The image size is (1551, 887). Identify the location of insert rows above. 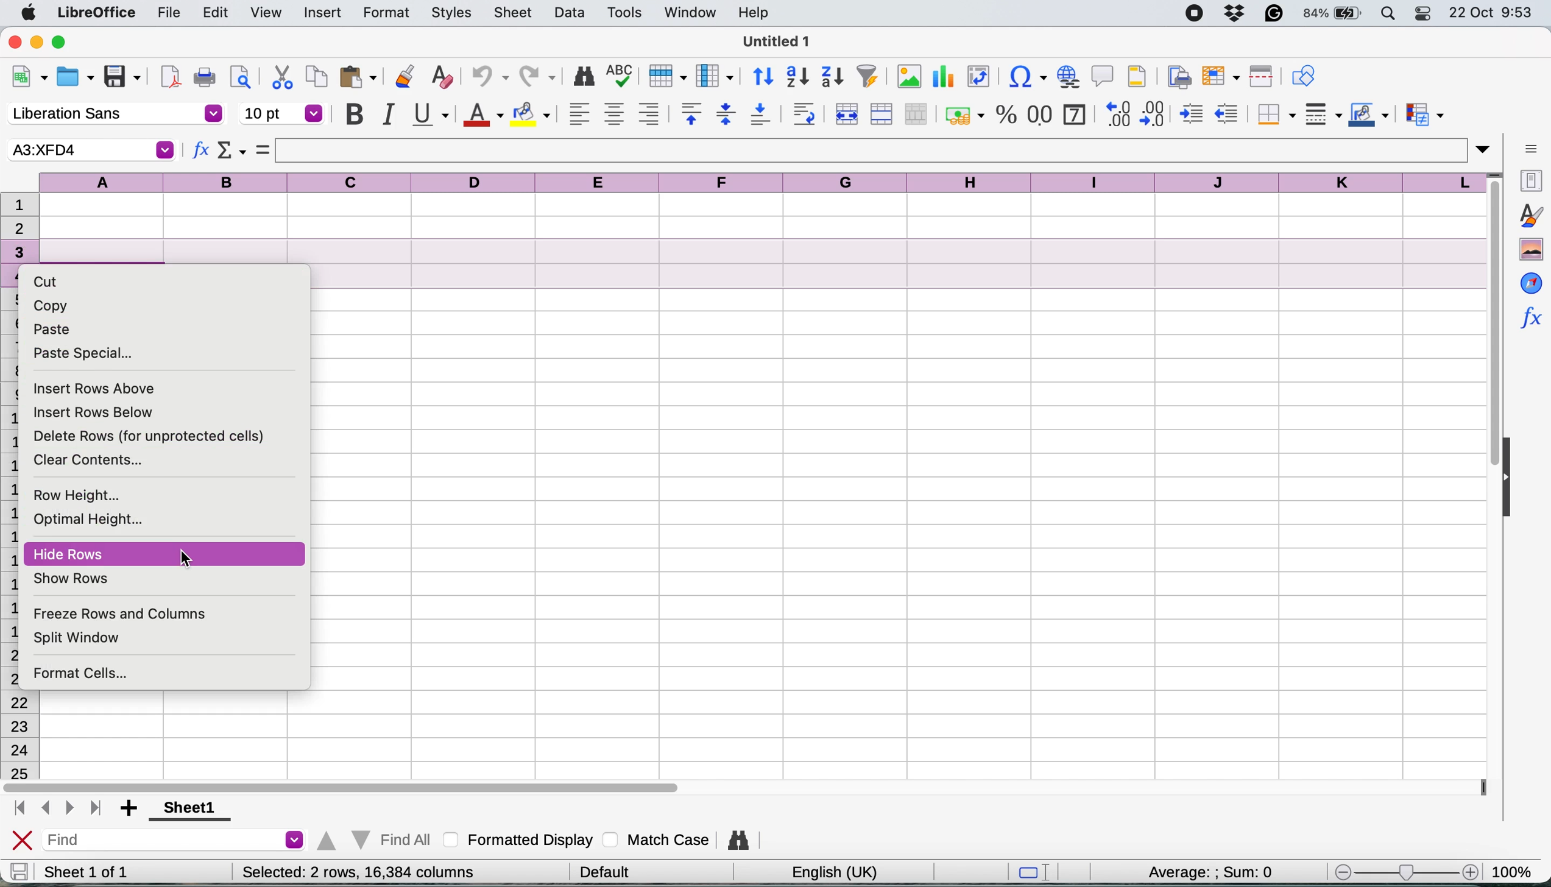
(97, 389).